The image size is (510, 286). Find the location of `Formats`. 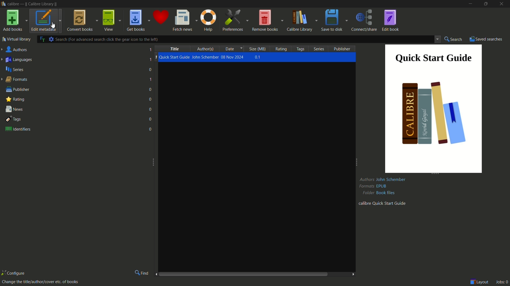

Formats is located at coordinates (366, 186).